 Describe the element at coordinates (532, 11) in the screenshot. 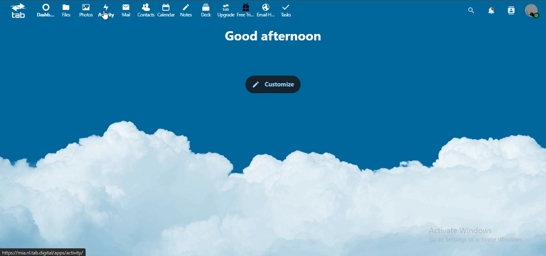

I see `view profile` at that location.